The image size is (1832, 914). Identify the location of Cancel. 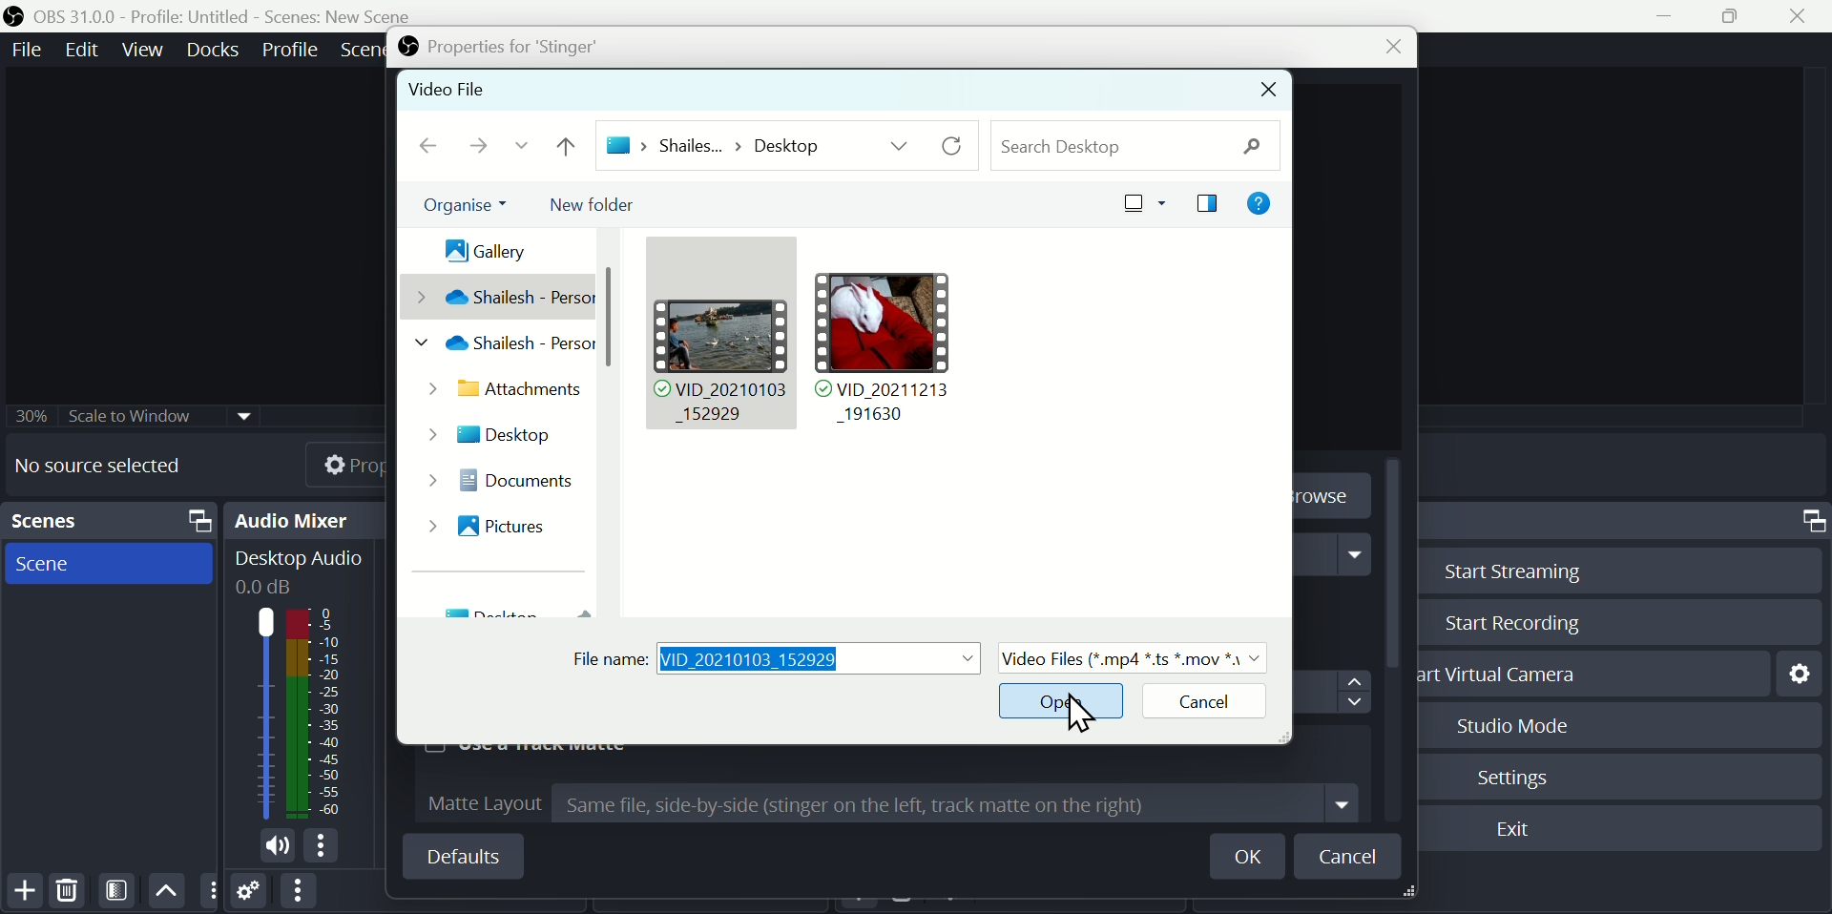
(1197, 703).